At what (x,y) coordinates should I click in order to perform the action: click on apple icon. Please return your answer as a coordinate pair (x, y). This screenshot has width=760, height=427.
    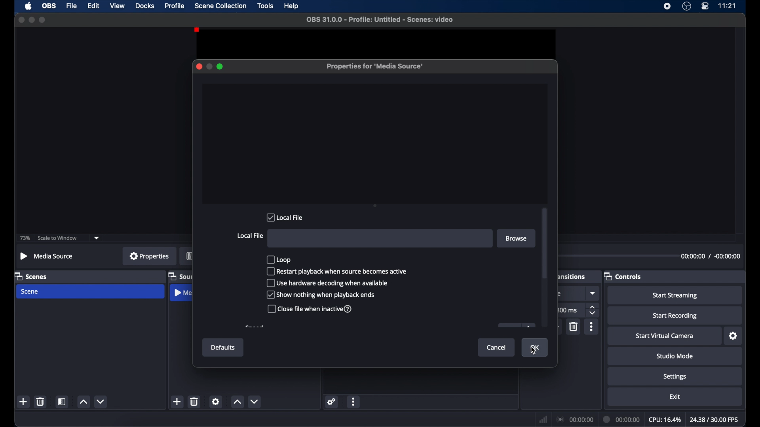
    Looking at the image, I should click on (28, 6).